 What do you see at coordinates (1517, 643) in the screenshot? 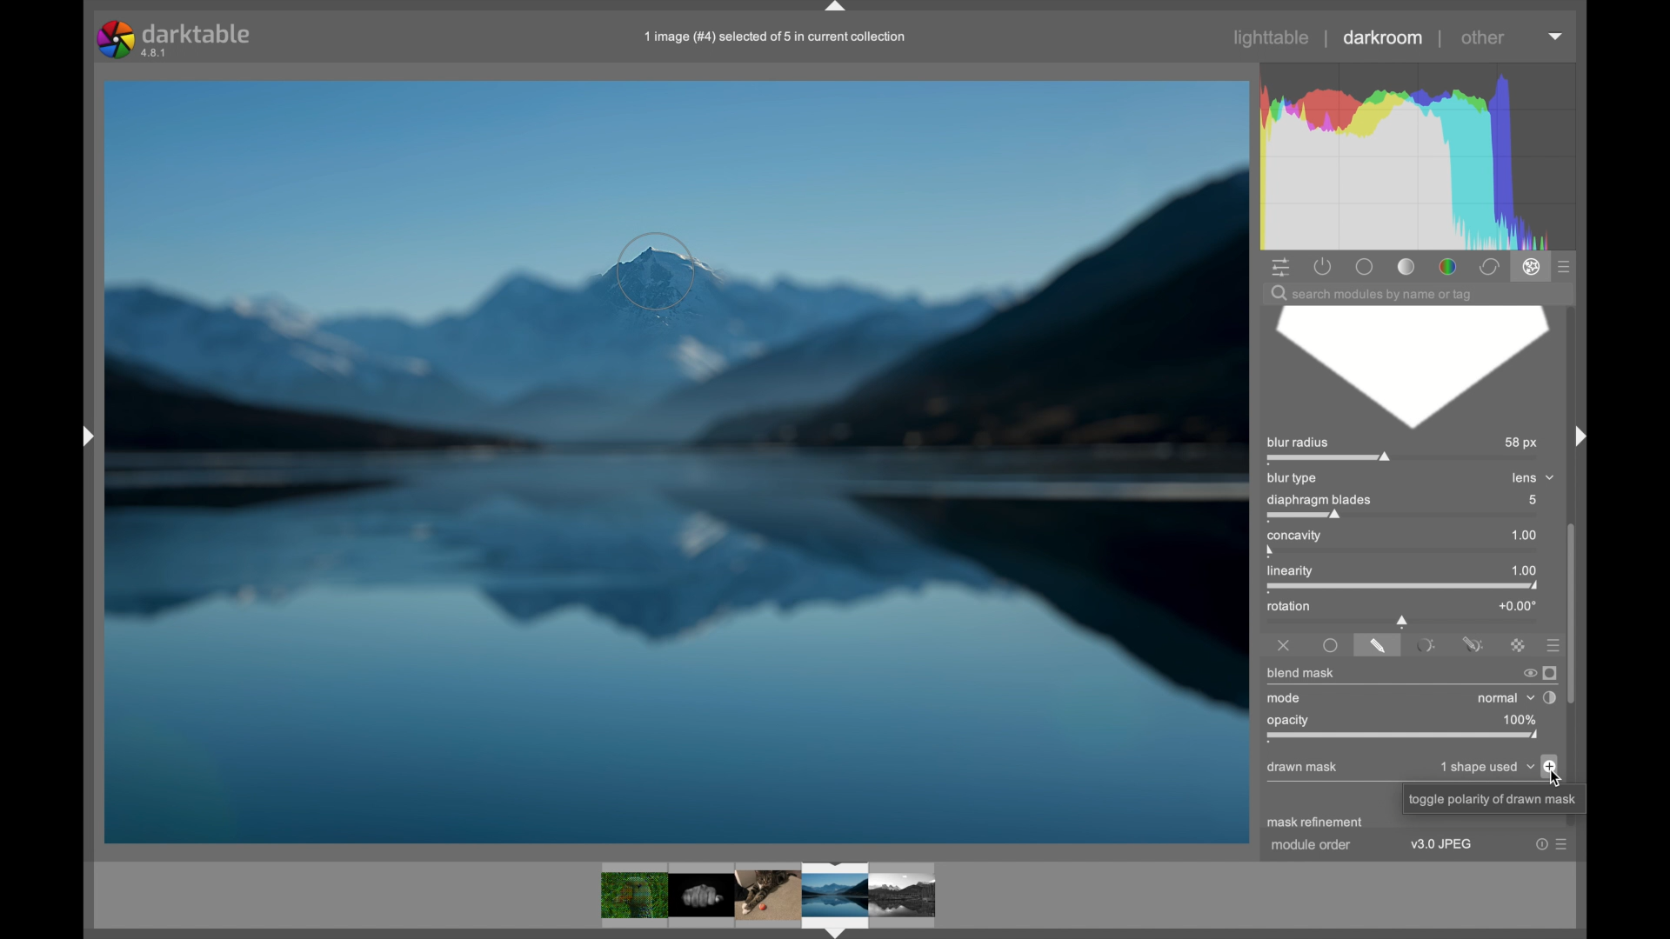
I see `rastermask` at bounding box center [1517, 643].